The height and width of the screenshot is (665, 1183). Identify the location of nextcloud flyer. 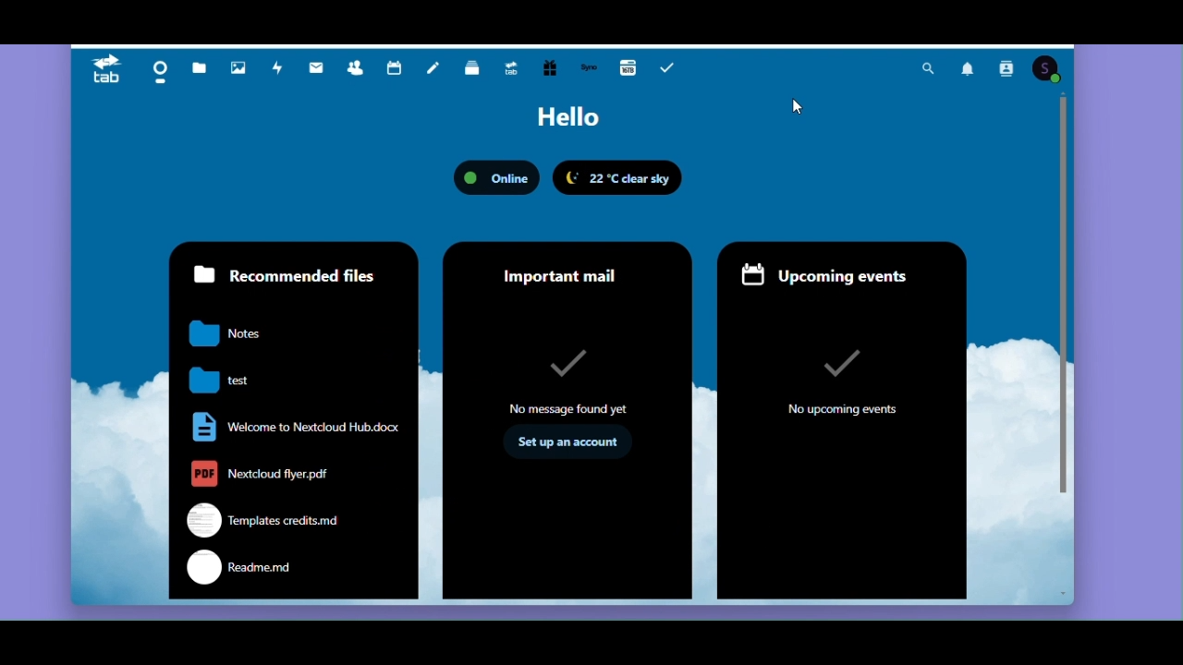
(269, 473).